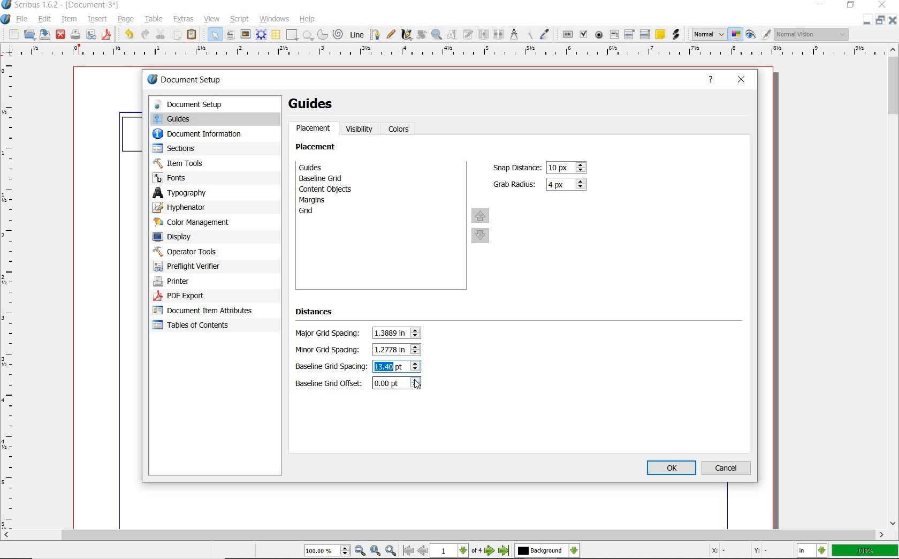  I want to click on new, so click(12, 34).